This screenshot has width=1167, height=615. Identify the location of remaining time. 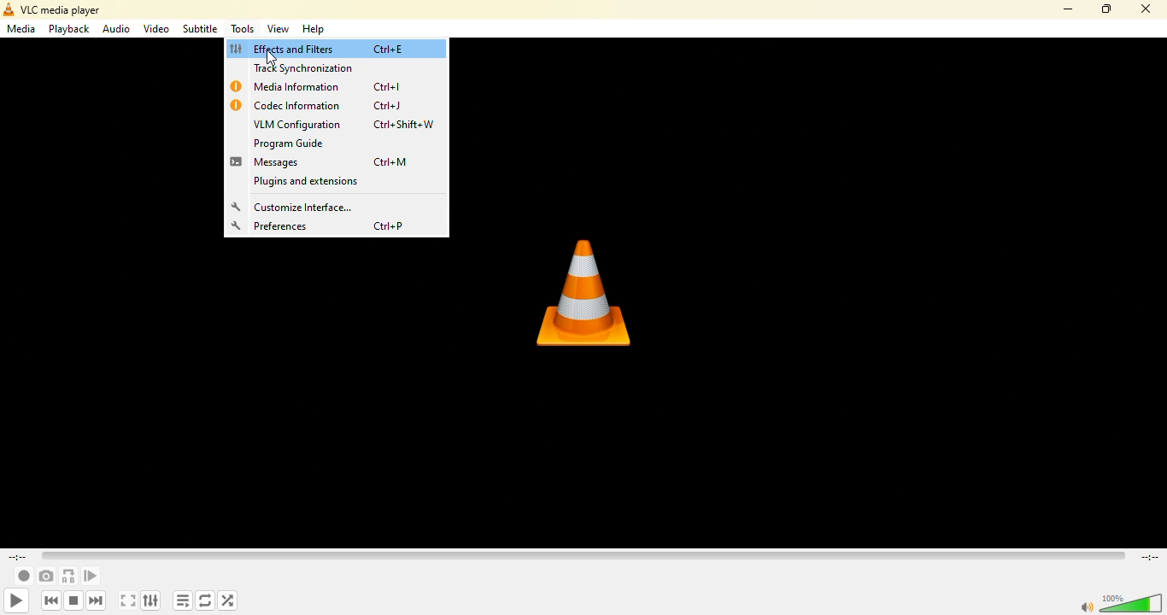
(1150, 558).